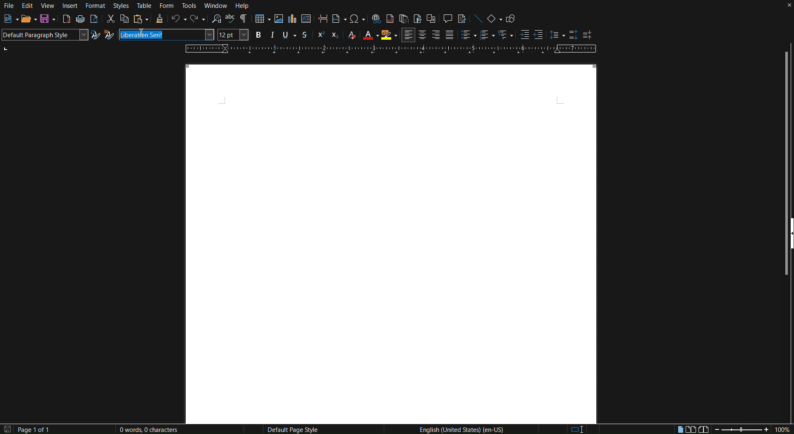 The image size is (794, 434). Describe the element at coordinates (784, 7) in the screenshot. I see `Close` at that location.